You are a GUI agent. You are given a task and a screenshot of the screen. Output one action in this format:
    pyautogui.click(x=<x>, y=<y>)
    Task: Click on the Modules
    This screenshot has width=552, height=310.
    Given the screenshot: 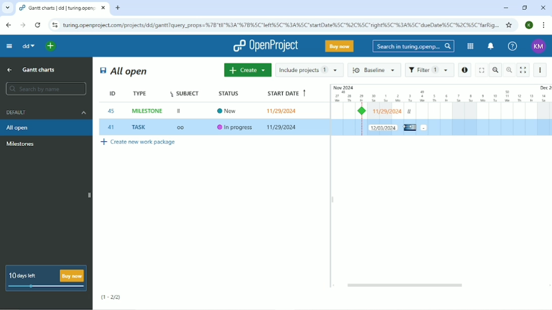 What is the action you would take?
    pyautogui.click(x=470, y=46)
    